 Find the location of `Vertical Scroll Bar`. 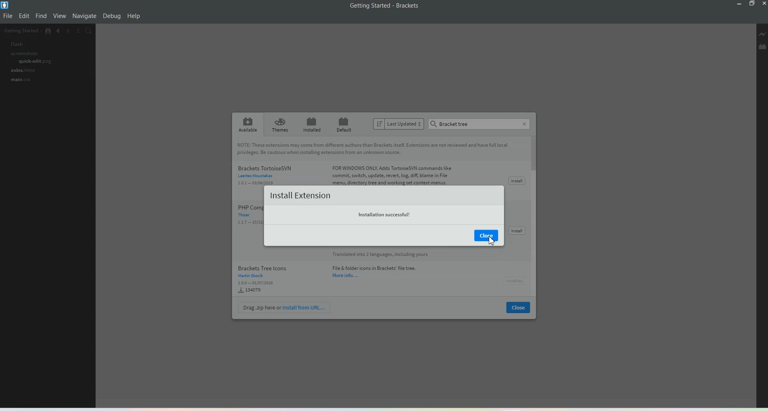

Vertical Scroll Bar is located at coordinates (535, 218).